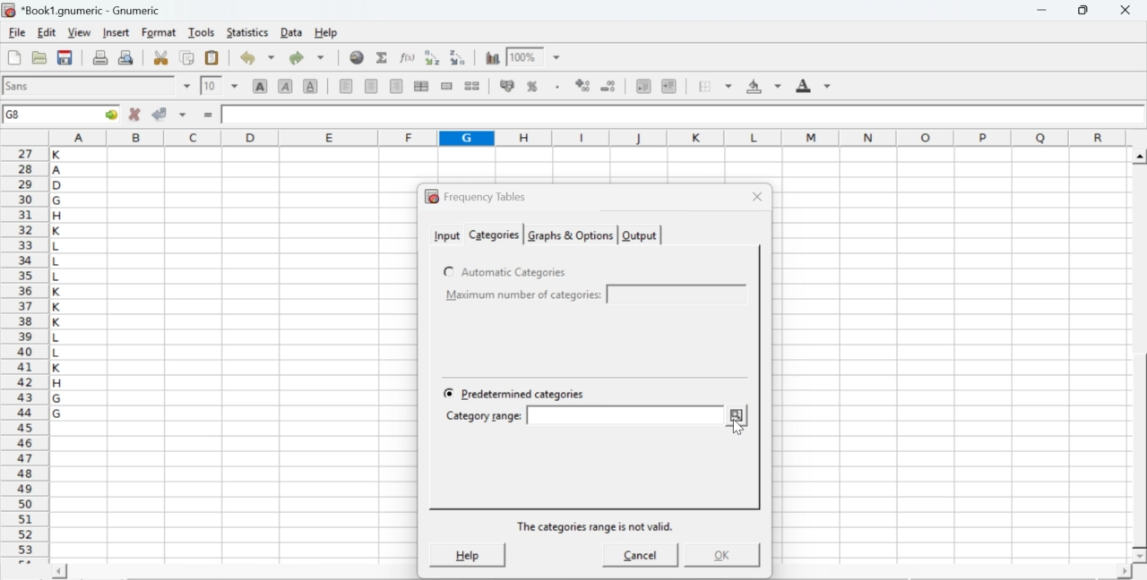 The width and height of the screenshot is (1147, 580). What do you see at coordinates (346, 84) in the screenshot?
I see `align left` at bounding box center [346, 84].